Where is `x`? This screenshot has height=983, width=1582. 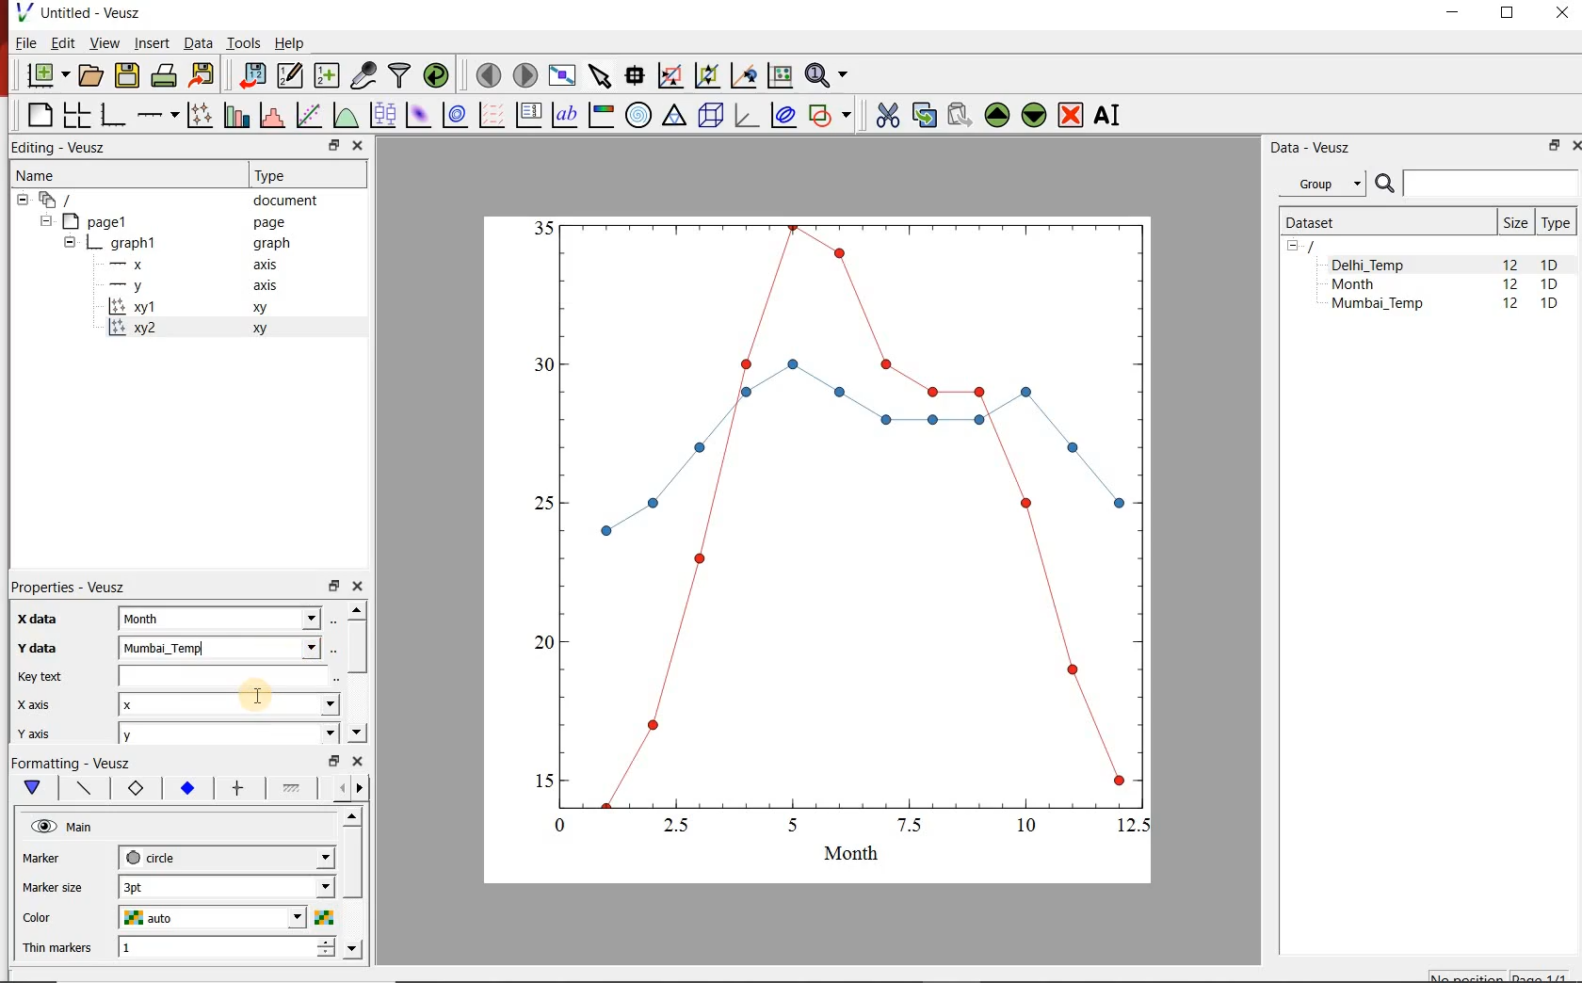
x is located at coordinates (230, 703).